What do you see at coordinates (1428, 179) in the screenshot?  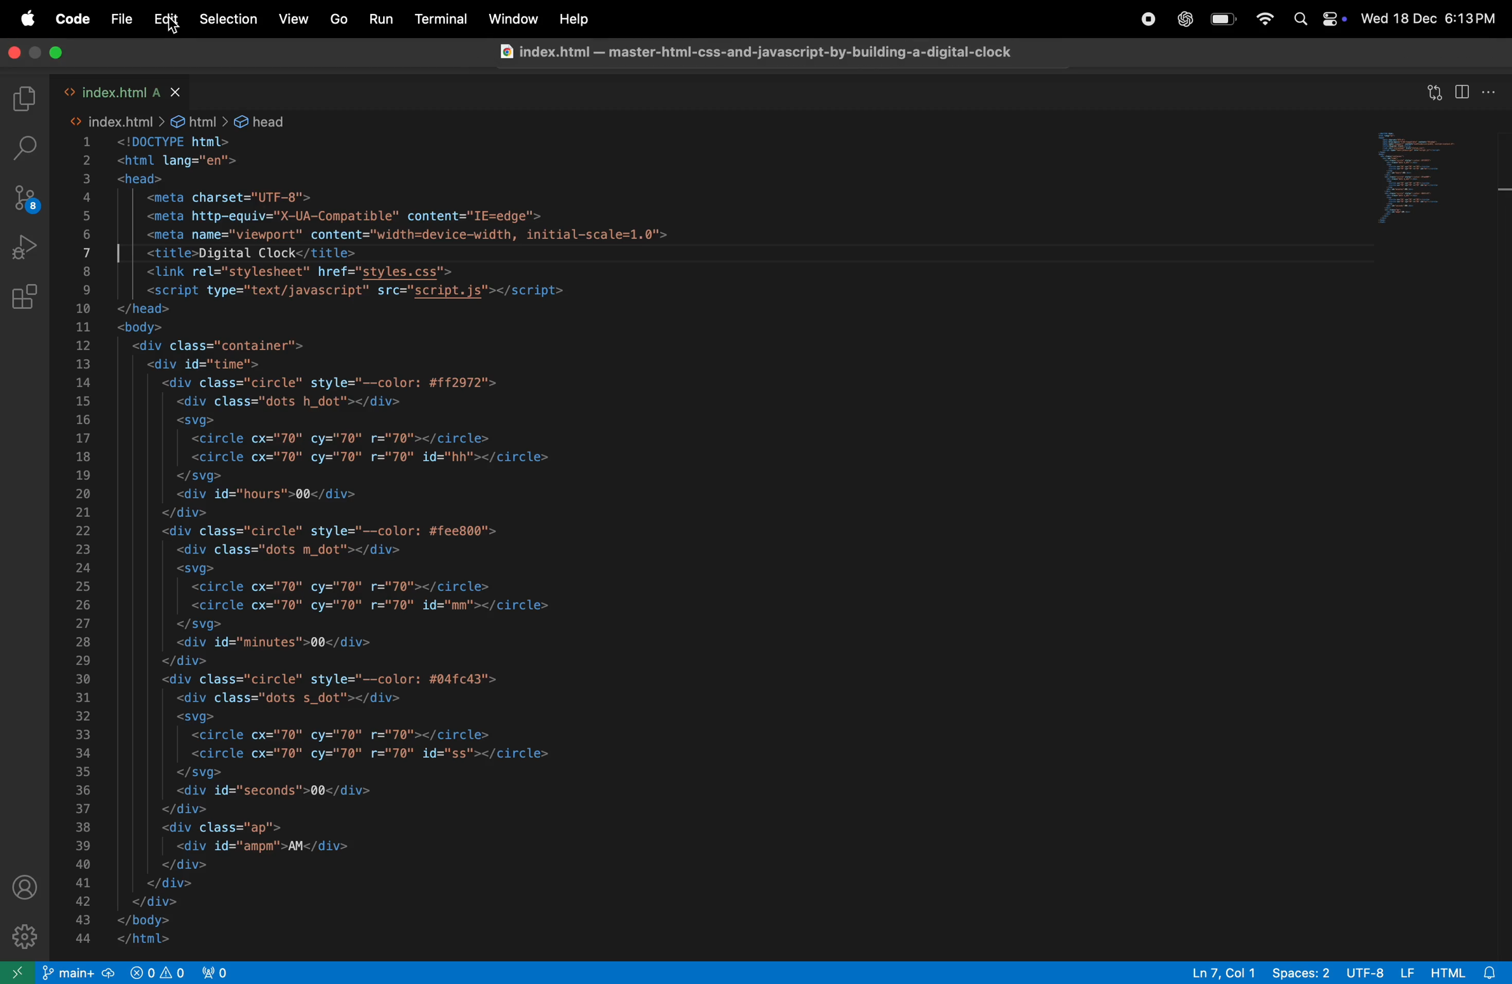 I see `code window` at bounding box center [1428, 179].